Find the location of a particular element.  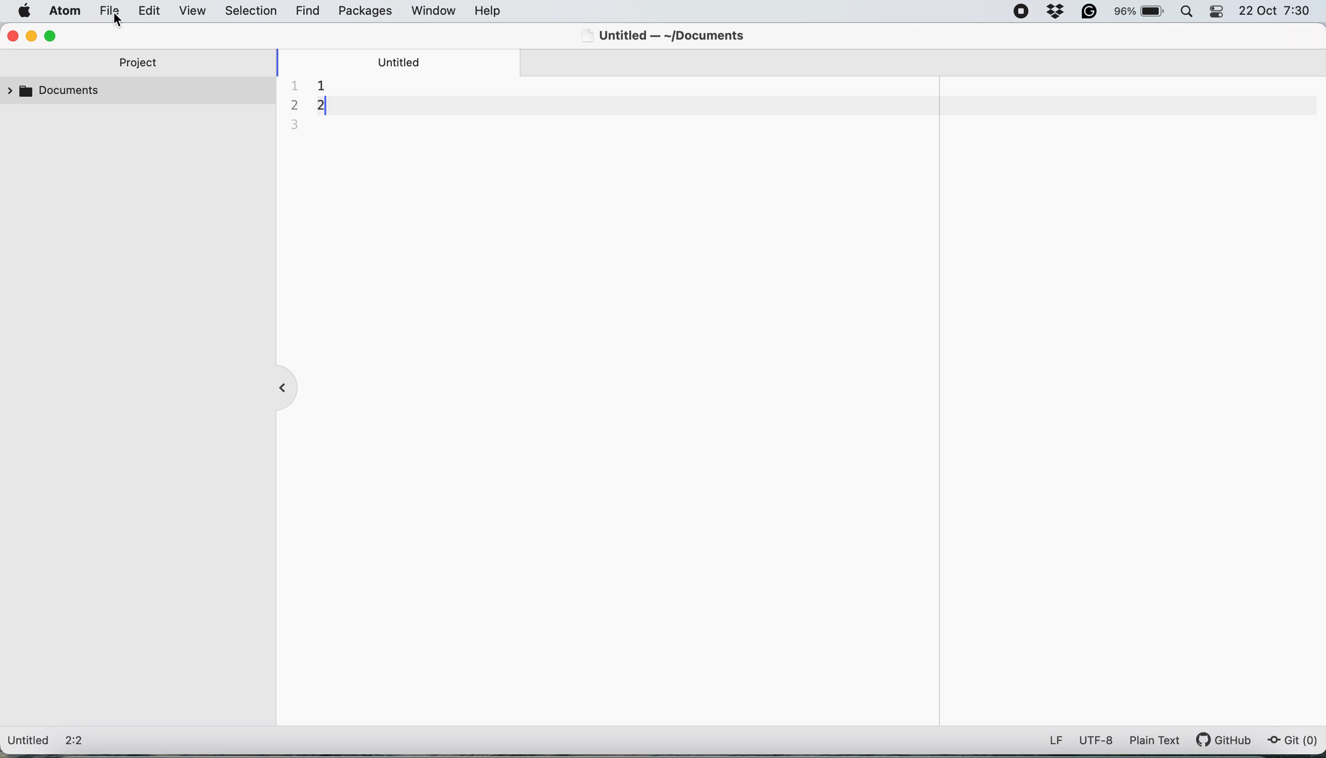

collapse is located at coordinates (286, 387).